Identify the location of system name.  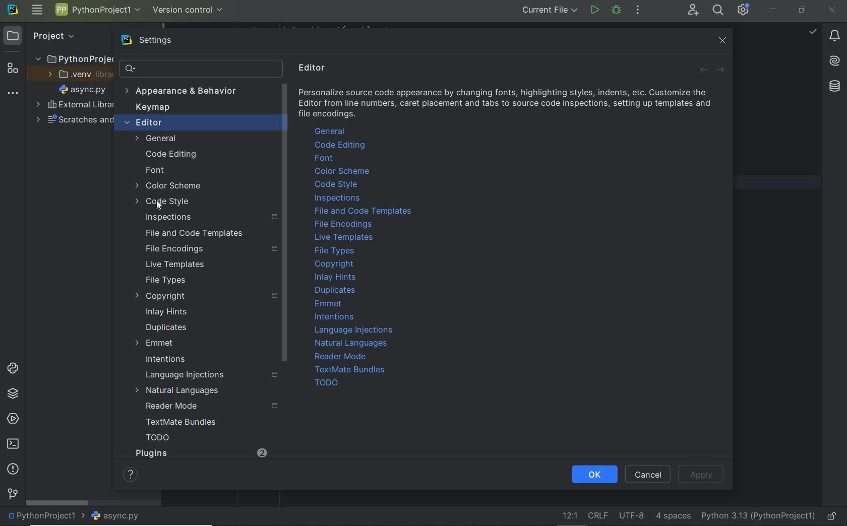
(13, 12).